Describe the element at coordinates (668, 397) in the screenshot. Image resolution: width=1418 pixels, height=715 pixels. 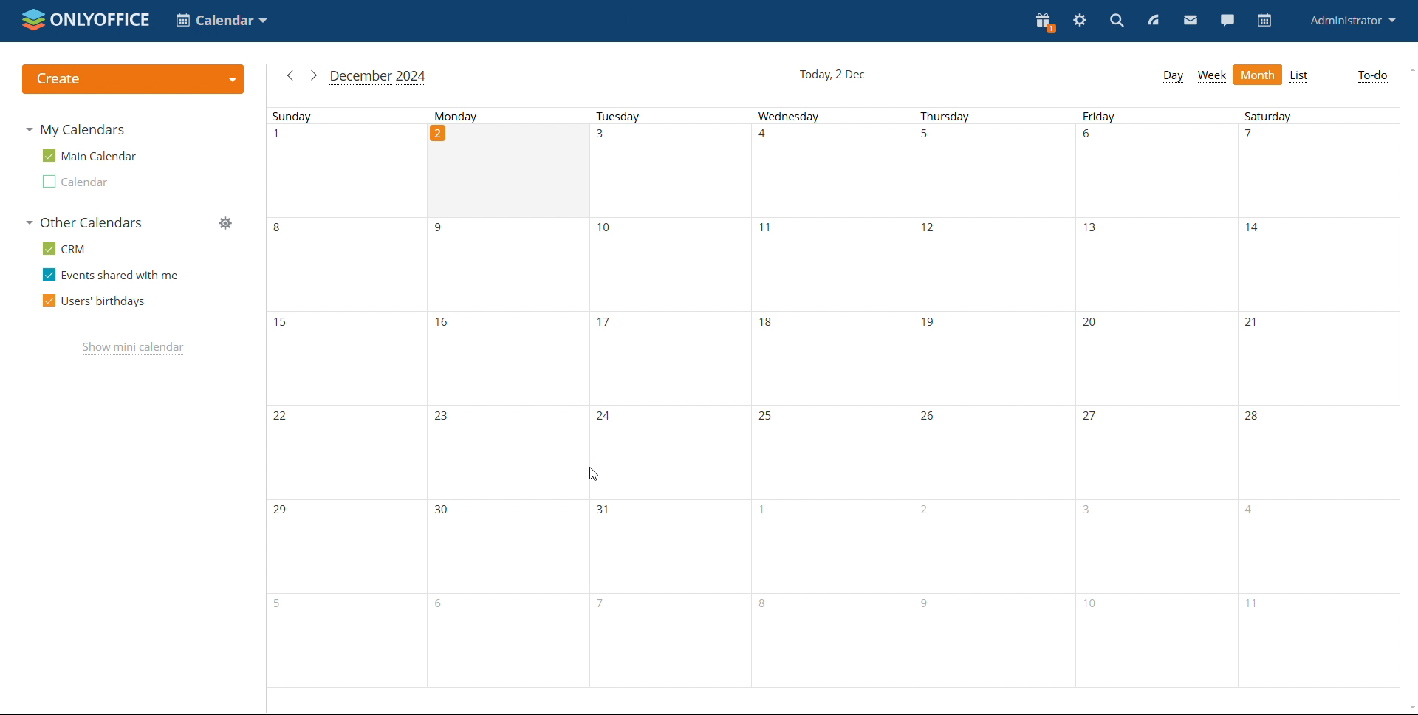
I see `tuesday` at that location.